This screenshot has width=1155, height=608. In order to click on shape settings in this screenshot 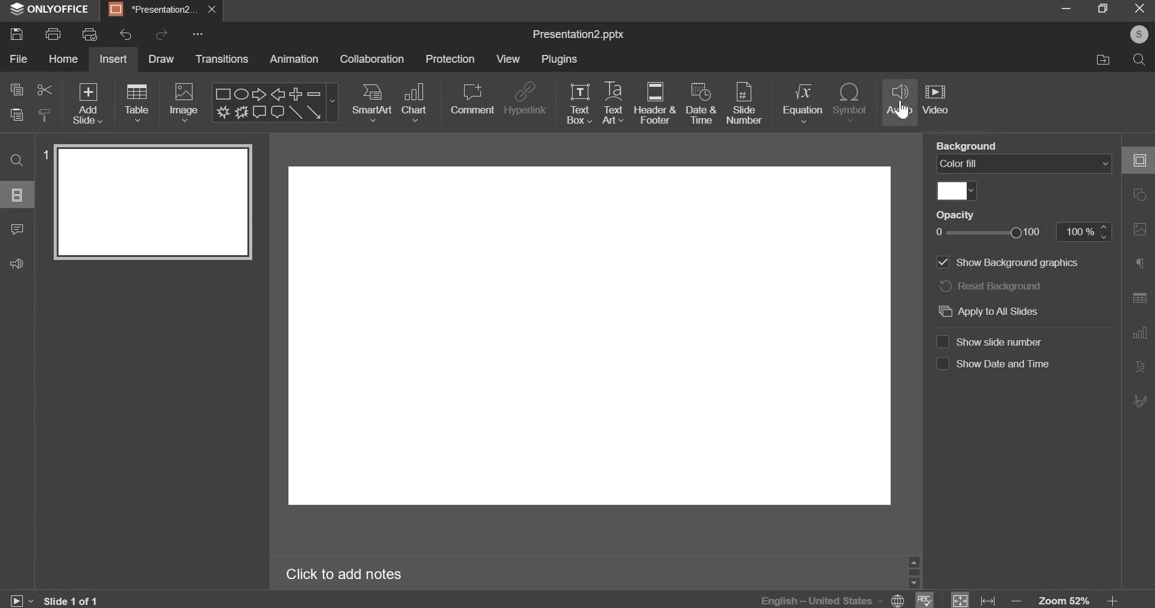, I will do `click(1139, 194)`.